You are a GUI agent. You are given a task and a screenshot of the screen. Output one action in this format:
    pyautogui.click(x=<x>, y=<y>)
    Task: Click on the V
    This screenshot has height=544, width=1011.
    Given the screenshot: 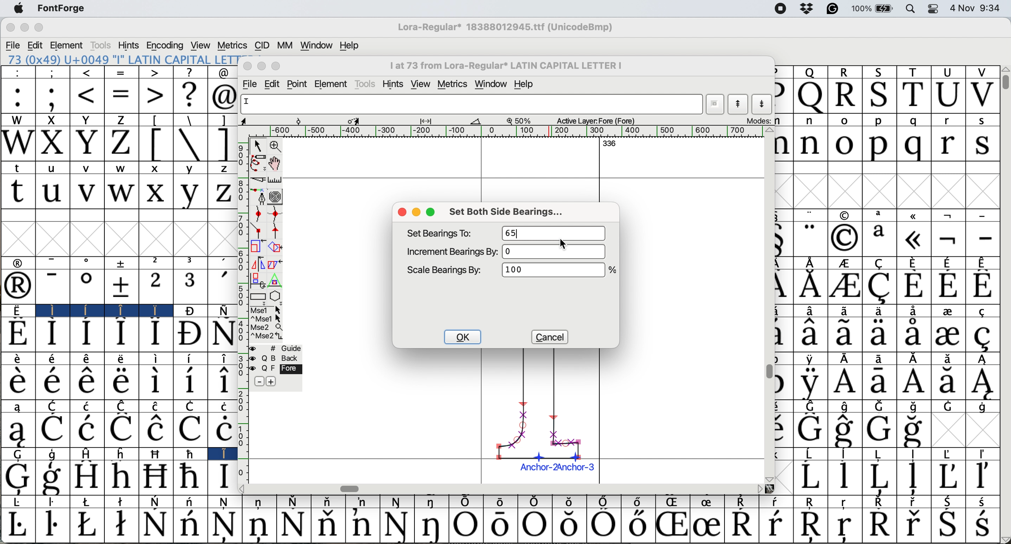 What is the action you would take?
    pyautogui.click(x=982, y=95)
    